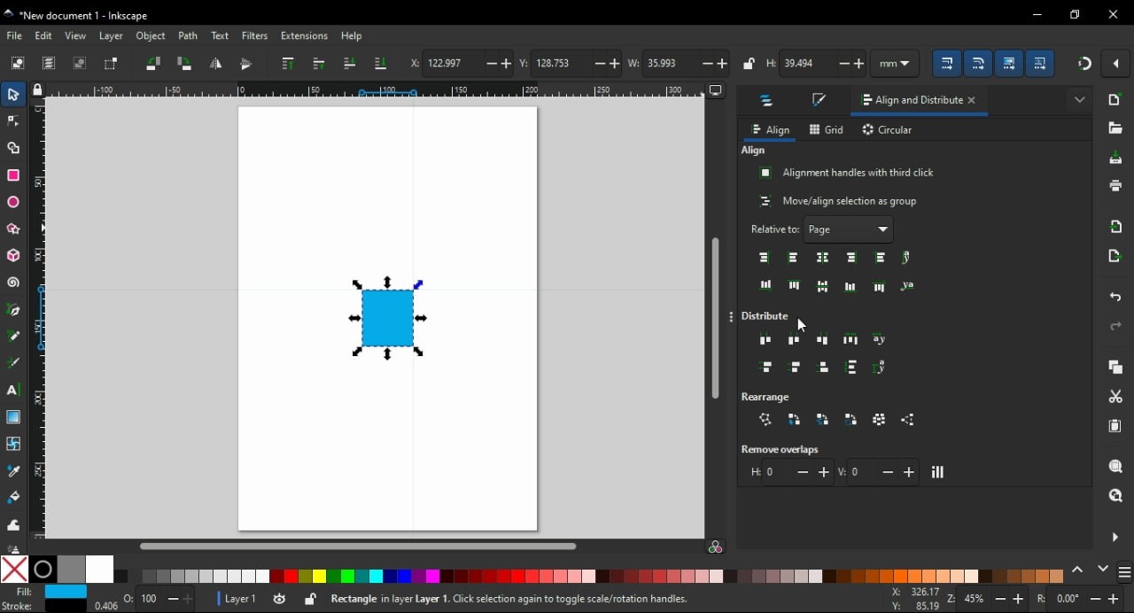 This screenshot has width=1134, height=613. What do you see at coordinates (901, 63) in the screenshot?
I see `units` at bounding box center [901, 63].